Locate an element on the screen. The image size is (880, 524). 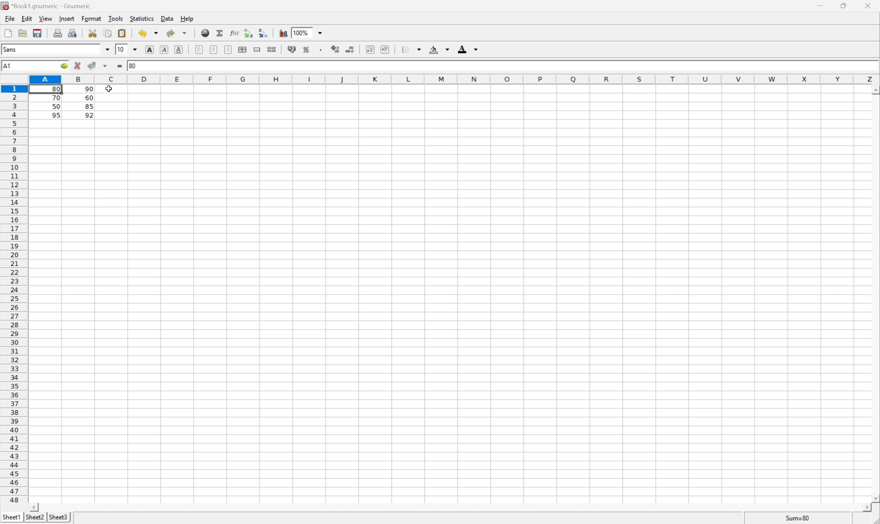
Scroll Up is located at coordinates (874, 90).